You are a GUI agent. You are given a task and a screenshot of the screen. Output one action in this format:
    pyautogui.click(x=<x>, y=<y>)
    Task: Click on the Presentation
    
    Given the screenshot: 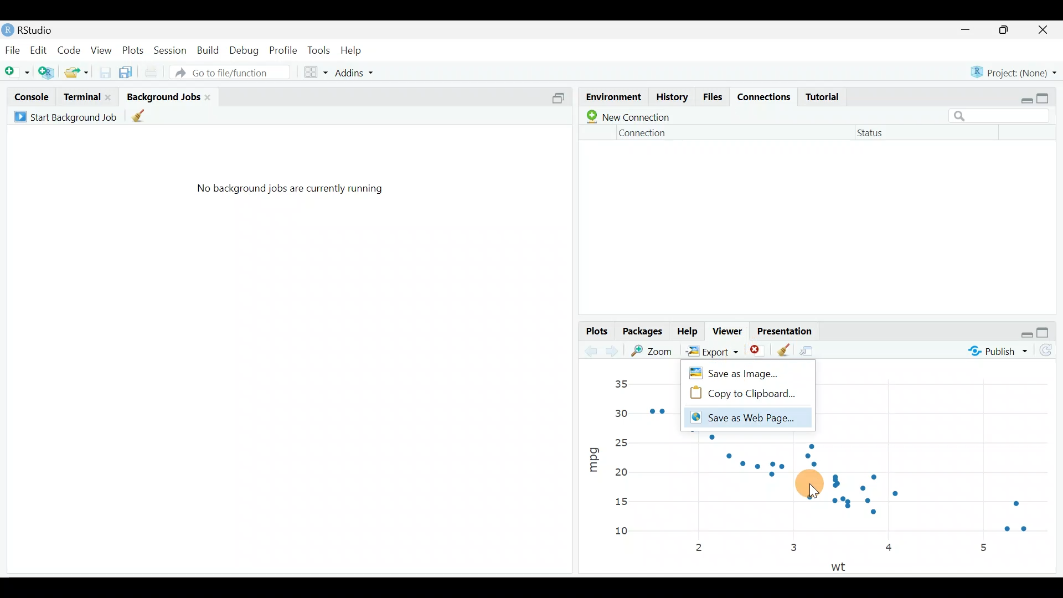 What is the action you would take?
    pyautogui.click(x=787, y=328)
    